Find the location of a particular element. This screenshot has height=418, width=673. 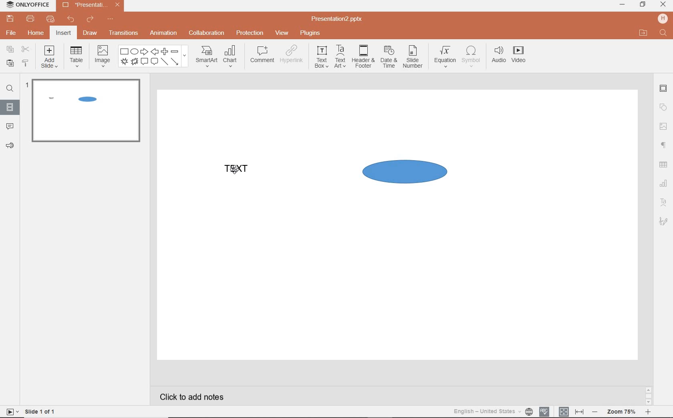

CLICK TO ADD NOTES is located at coordinates (193, 396).